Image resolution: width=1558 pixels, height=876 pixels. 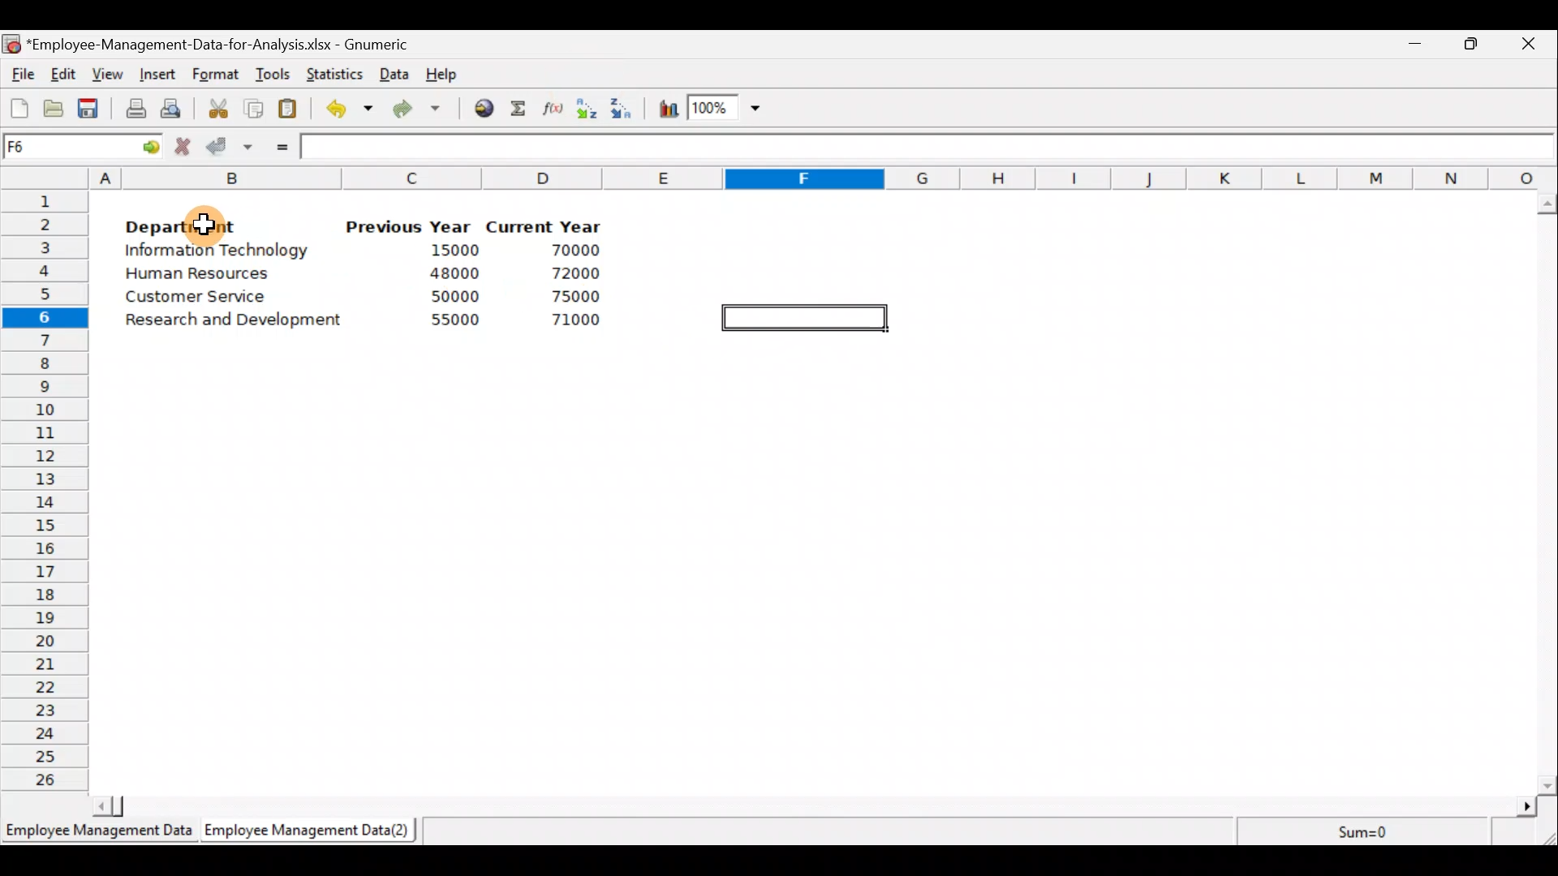 What do you see at coordinates (1471, 43) in the screenshot?
I see `Maximize` at bounding box center [1471, 43].